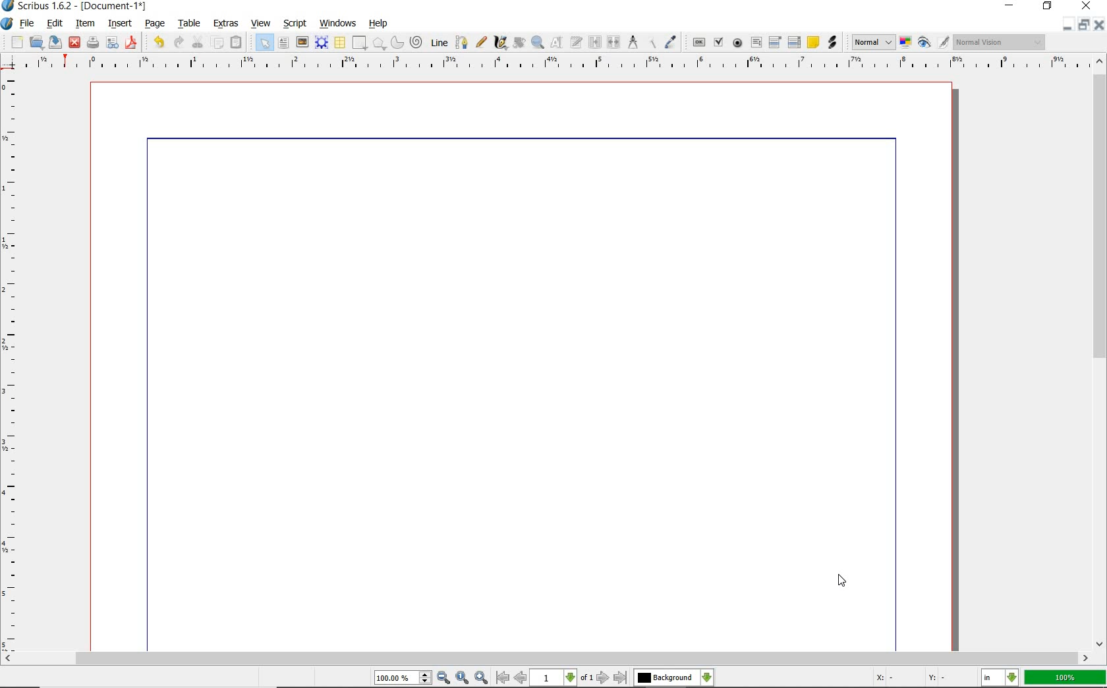 The width and height of the screenshot is (1107, 688). What do you see at coordinates (1008, 6) in the screenshot?
I see `minimize` at bounding box center [1008, 6].